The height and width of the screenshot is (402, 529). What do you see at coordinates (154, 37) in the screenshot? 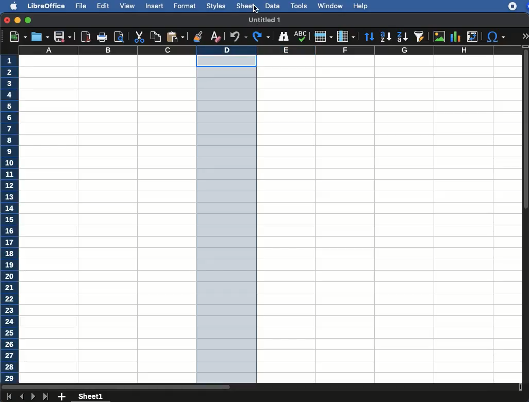
I see `copy` at bounding box center [154, 37].